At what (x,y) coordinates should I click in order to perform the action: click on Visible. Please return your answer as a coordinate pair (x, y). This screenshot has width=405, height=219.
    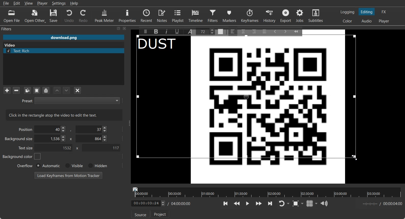
    Looking at the image, I should click on (73, 166).